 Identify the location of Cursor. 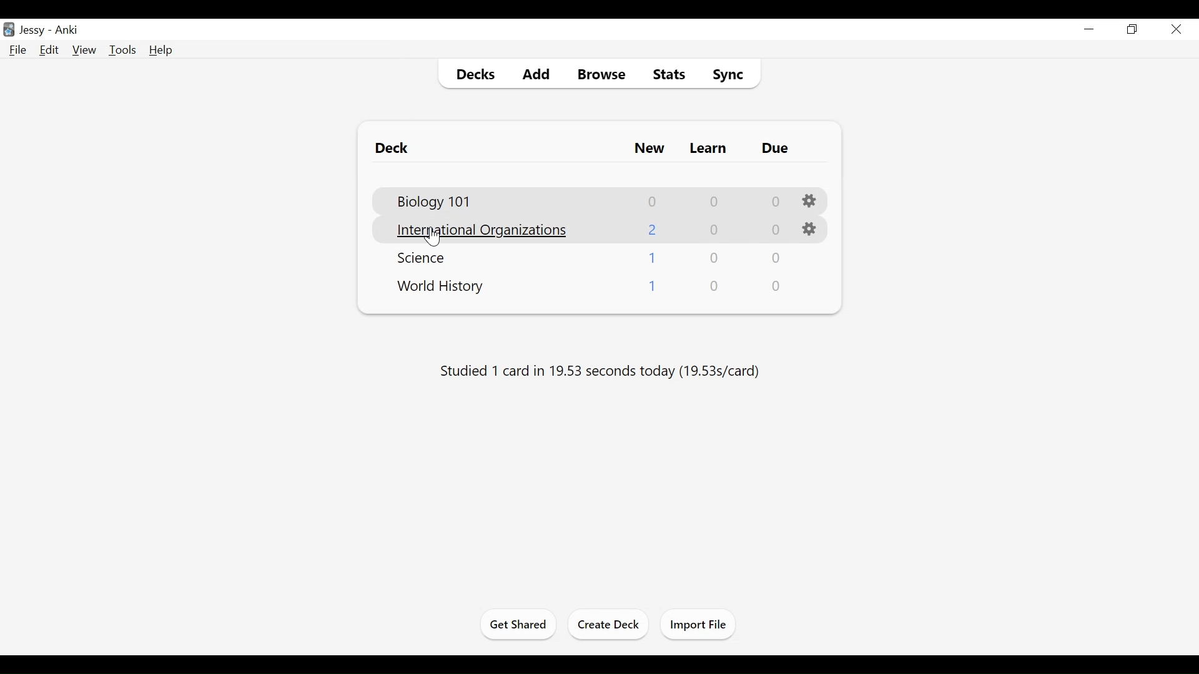
(433, 236).